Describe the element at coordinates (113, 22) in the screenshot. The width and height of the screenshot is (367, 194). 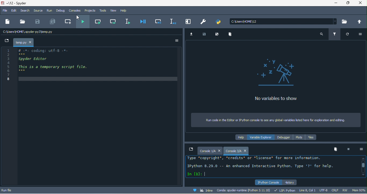
I see `run current cell and go to the next one` at that location.